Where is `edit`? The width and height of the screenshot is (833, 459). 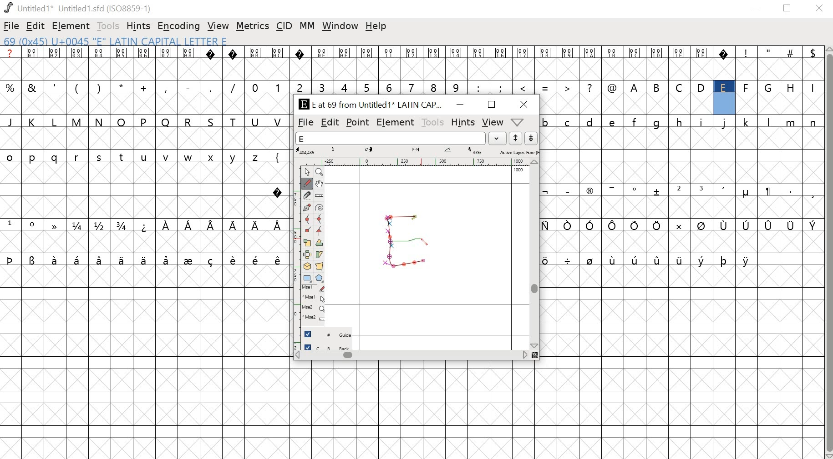
edit is located at coordinates (36, 26).